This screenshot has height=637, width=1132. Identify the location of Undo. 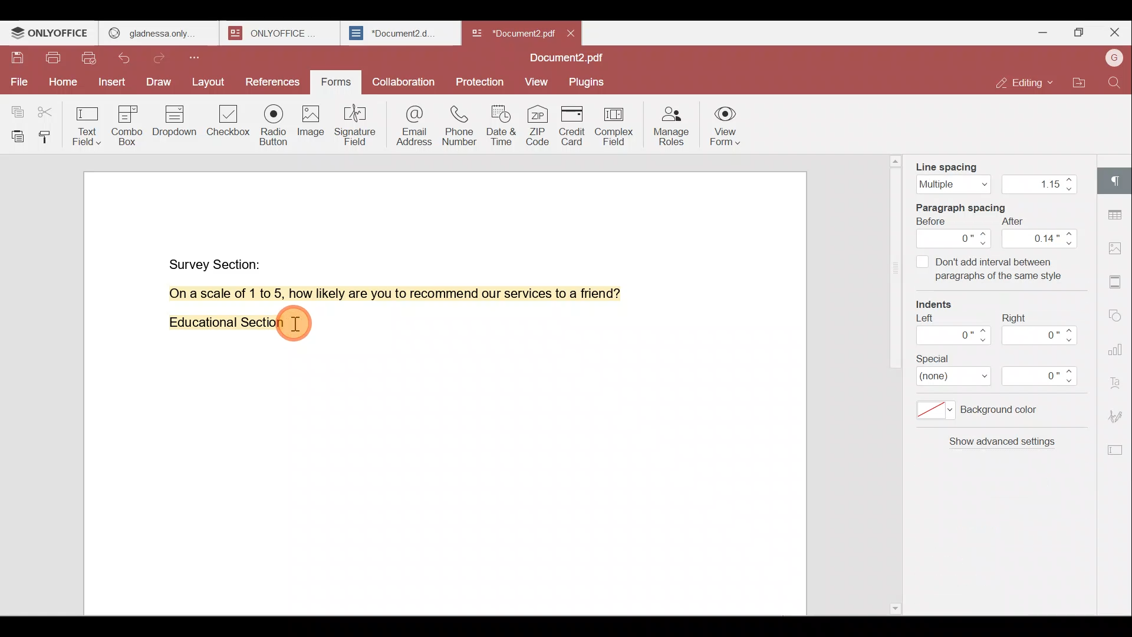
(130, 60).